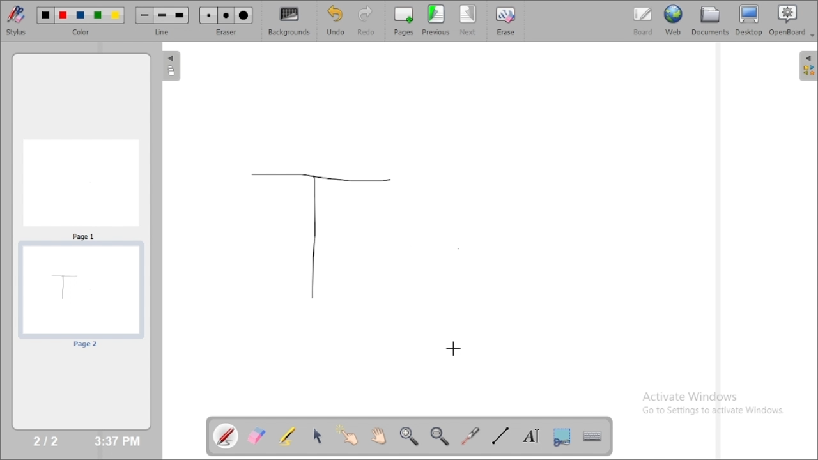 The width and height of the screenshot is (818, 460). I want to click on openboard, so click(792, 21).